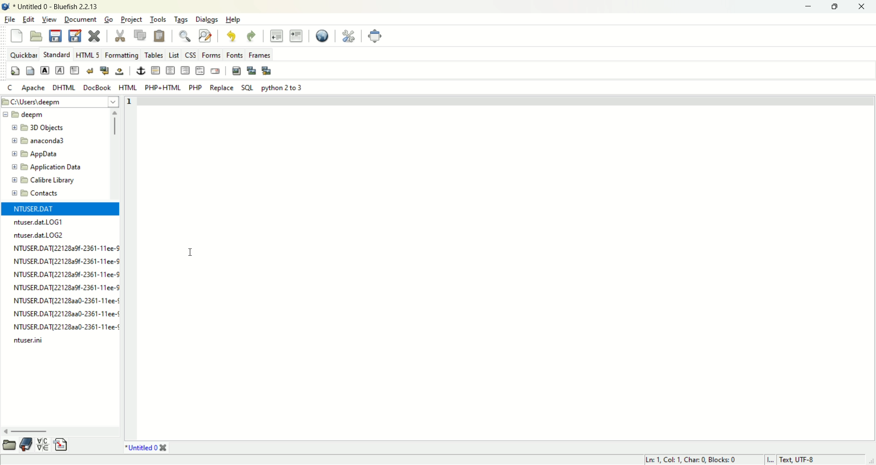 The width and height of the screenshot is (876, 465). What do you see at coordinates (105, 69) in the screenshot?
I see `break and clear` at bounding box center [105, 69].